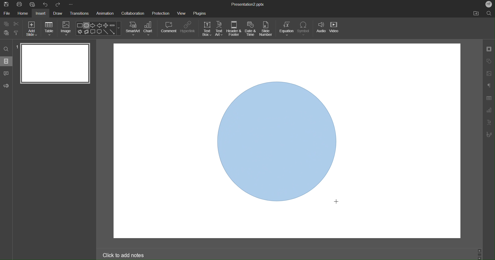 The height and width of the screenshot is (260, 495). Describe the element at coordinates (6, 72) in the screenshot. I see `Comment` at that location.